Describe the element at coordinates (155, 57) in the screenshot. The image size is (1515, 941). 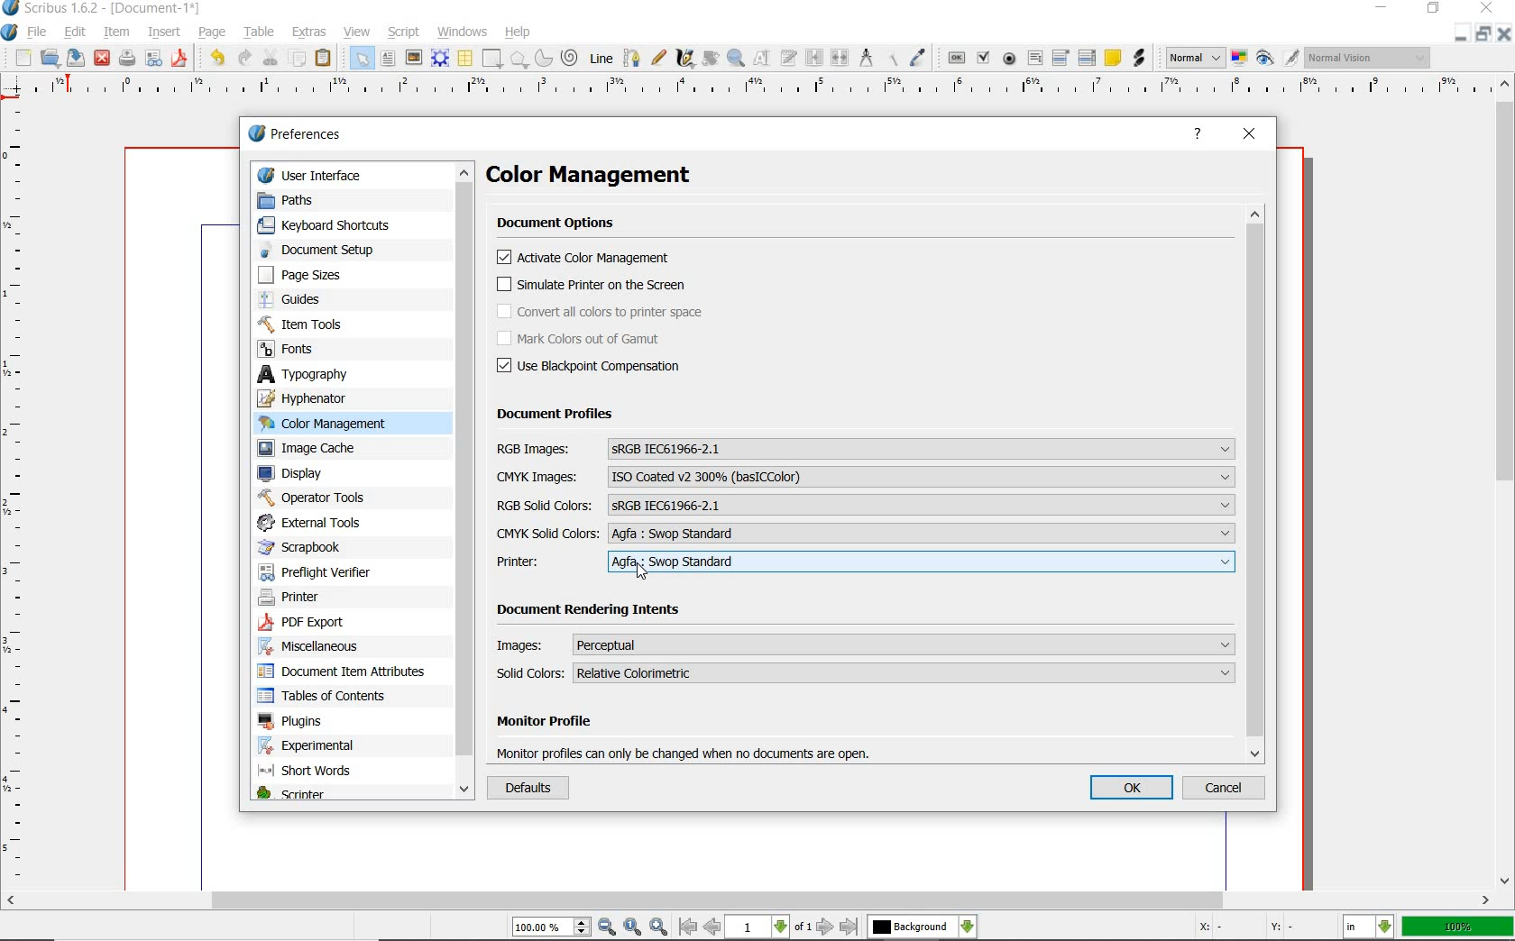
I see `preflight verifier` at that location.